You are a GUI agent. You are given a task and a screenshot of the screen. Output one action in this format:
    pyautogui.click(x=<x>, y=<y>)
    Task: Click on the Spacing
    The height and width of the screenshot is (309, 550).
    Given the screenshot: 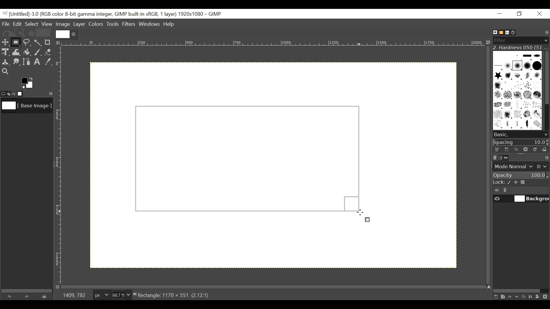 What is the action you would take?
    pyautogui.click(x=521, y=142)
    